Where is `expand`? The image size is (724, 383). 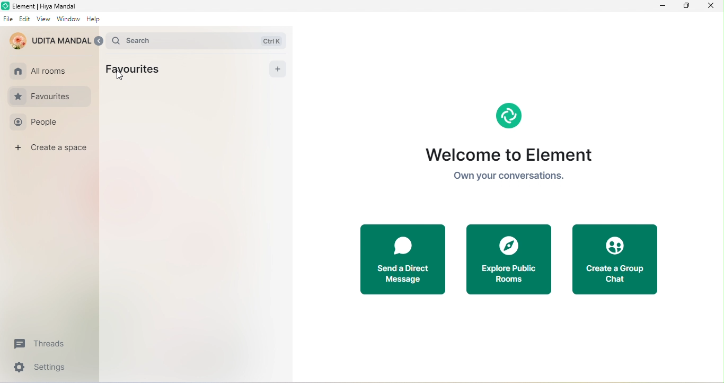
expand is located at coordinates (99, 41).